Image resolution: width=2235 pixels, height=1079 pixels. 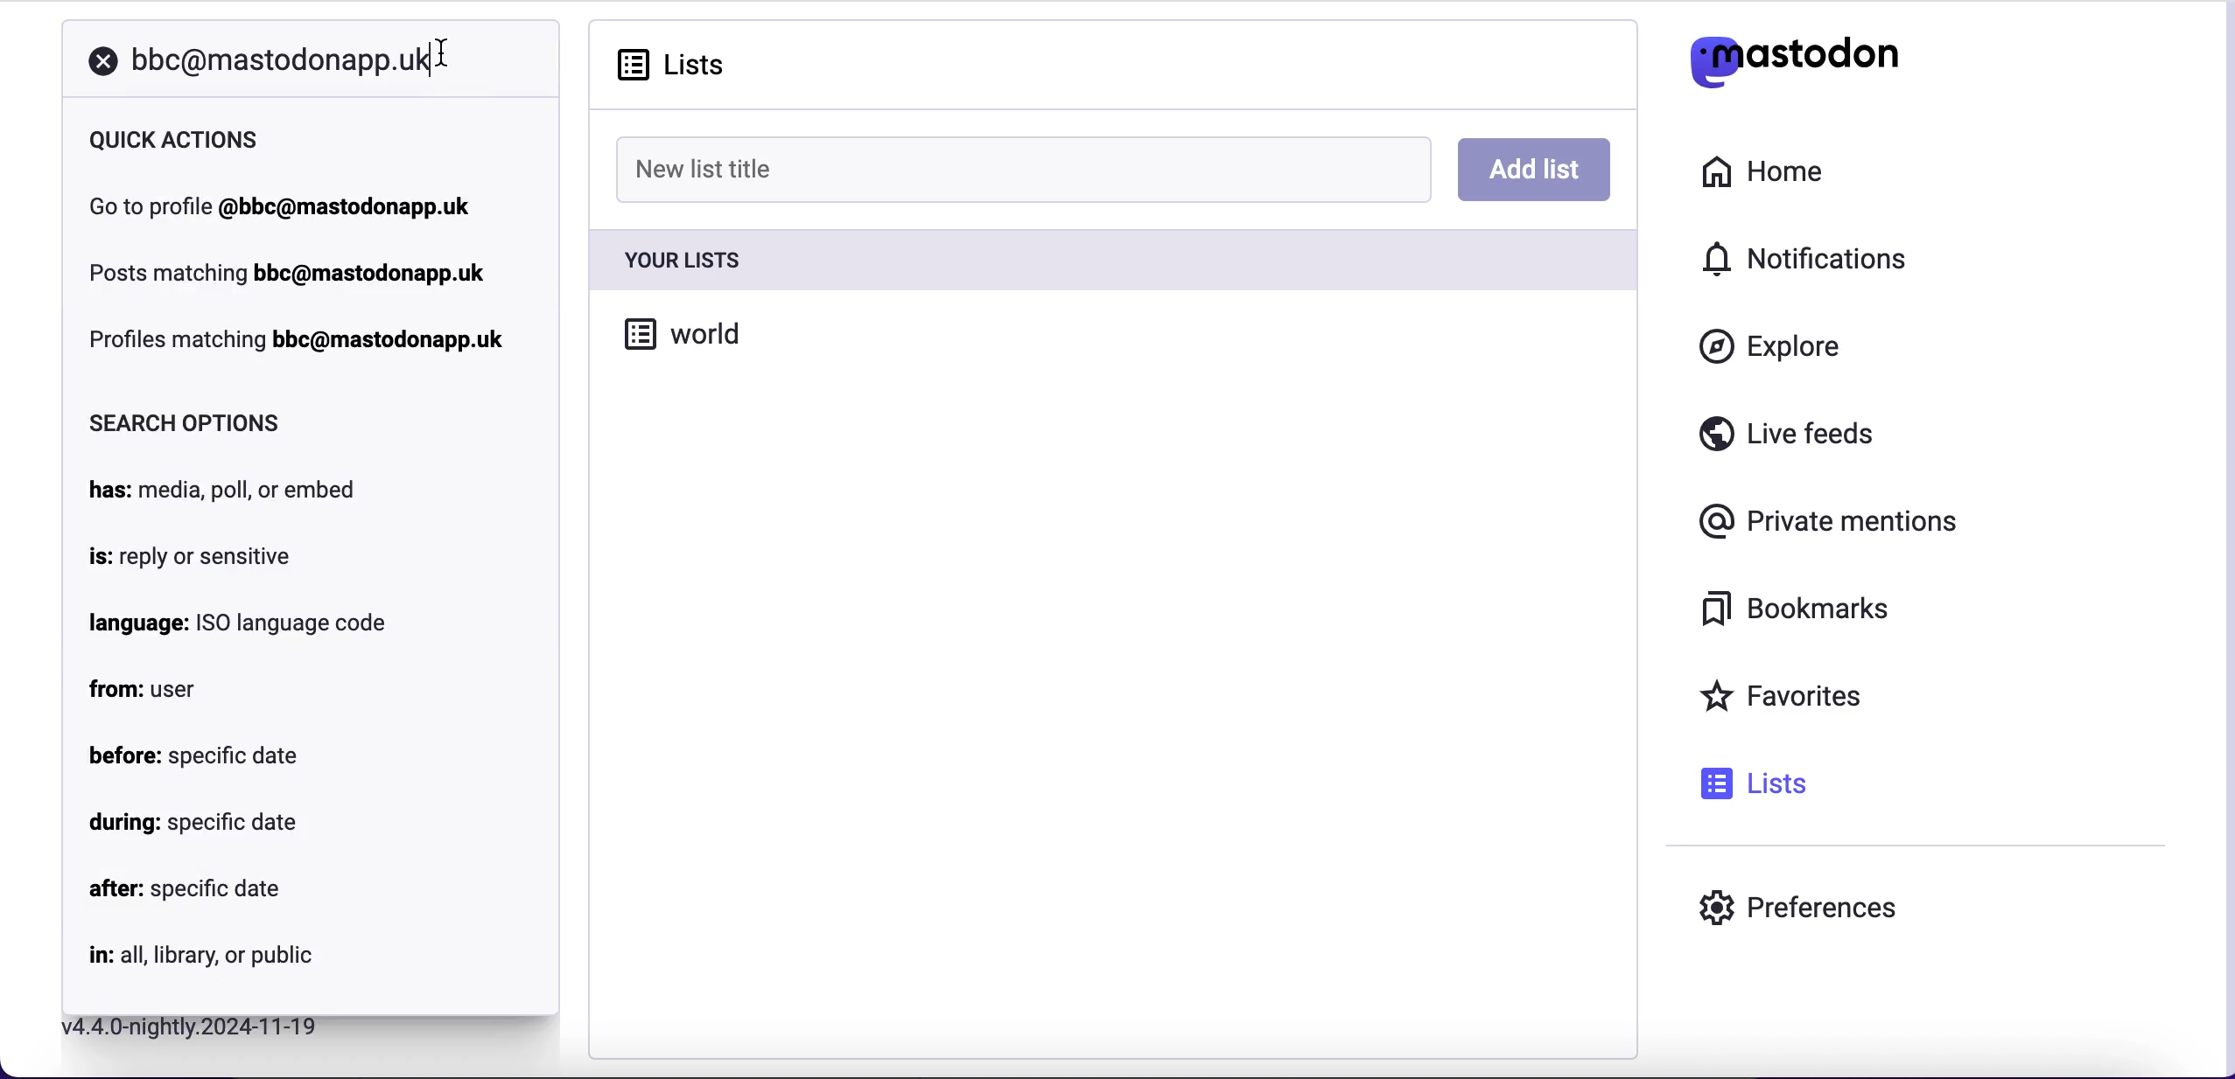 What do you see at coordinates (1787, 699) in the screenshot?
I see `favorites` at bounding box center [1787, 699].